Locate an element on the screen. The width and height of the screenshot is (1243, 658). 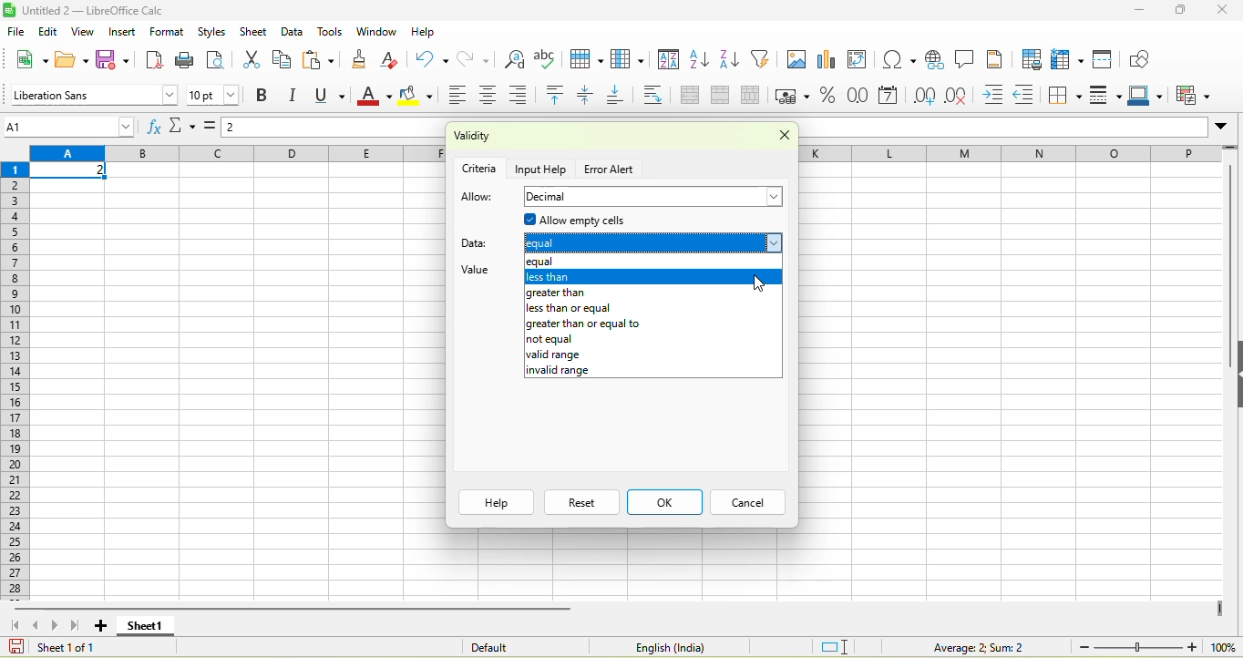
ok is located at coordinates (664, 502).